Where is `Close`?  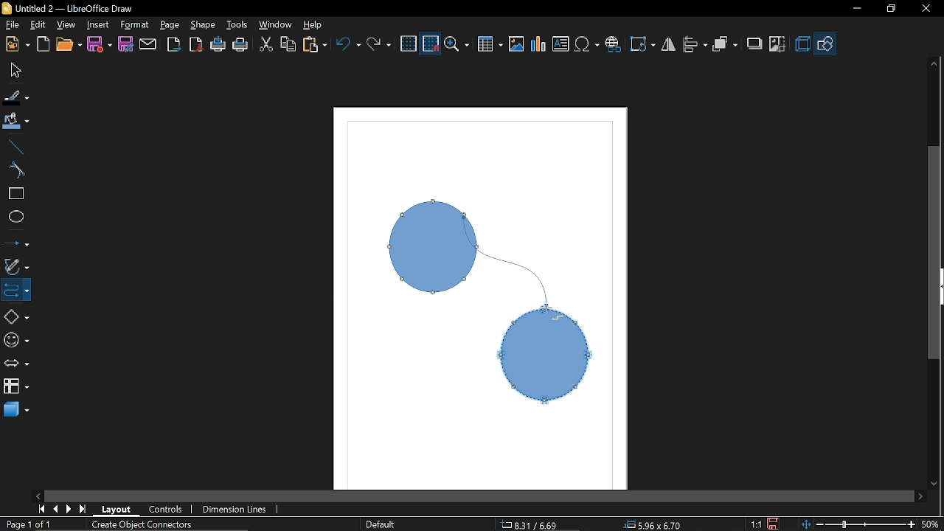
Close is located at coordinates (925, 10).